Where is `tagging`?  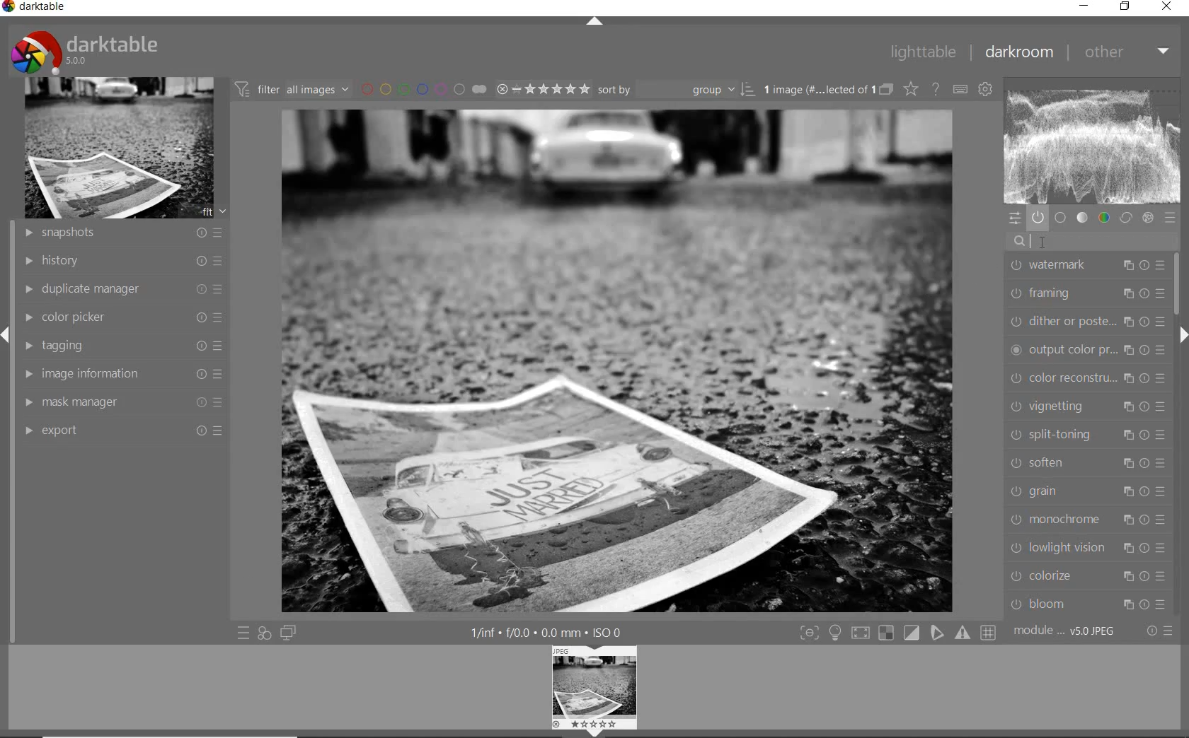
tagging is located at coordinates (121, 348).